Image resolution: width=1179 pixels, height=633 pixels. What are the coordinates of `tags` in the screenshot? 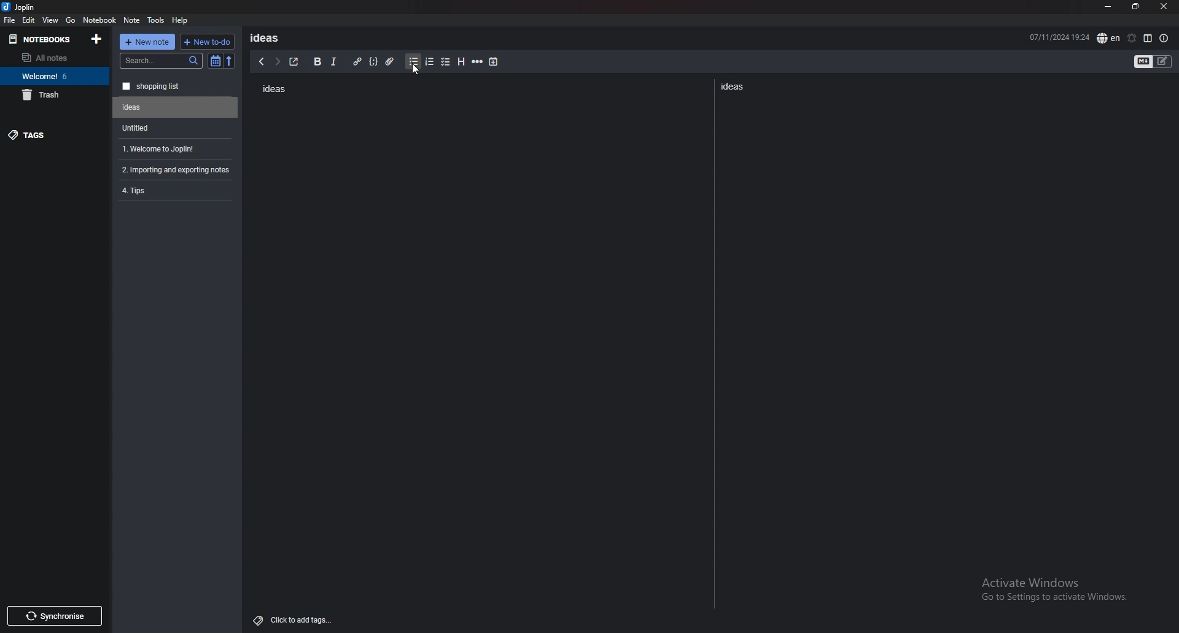 It's located at (55, 134).